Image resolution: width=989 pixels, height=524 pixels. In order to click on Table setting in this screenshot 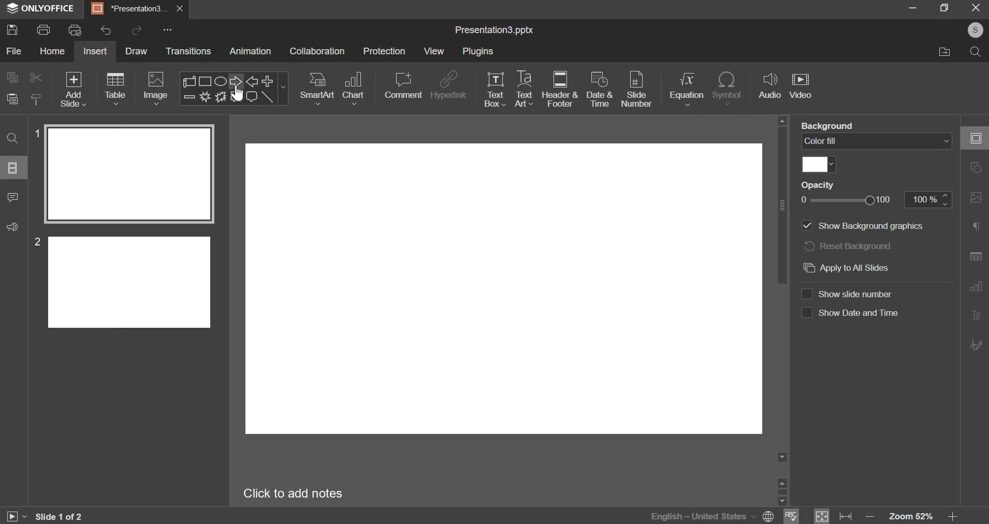, I will do `click(976, 258)`.